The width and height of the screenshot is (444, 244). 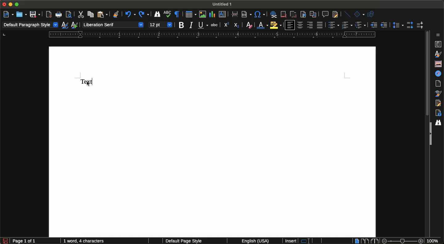 I want to click on Subscript, so click(x=237, y=25).